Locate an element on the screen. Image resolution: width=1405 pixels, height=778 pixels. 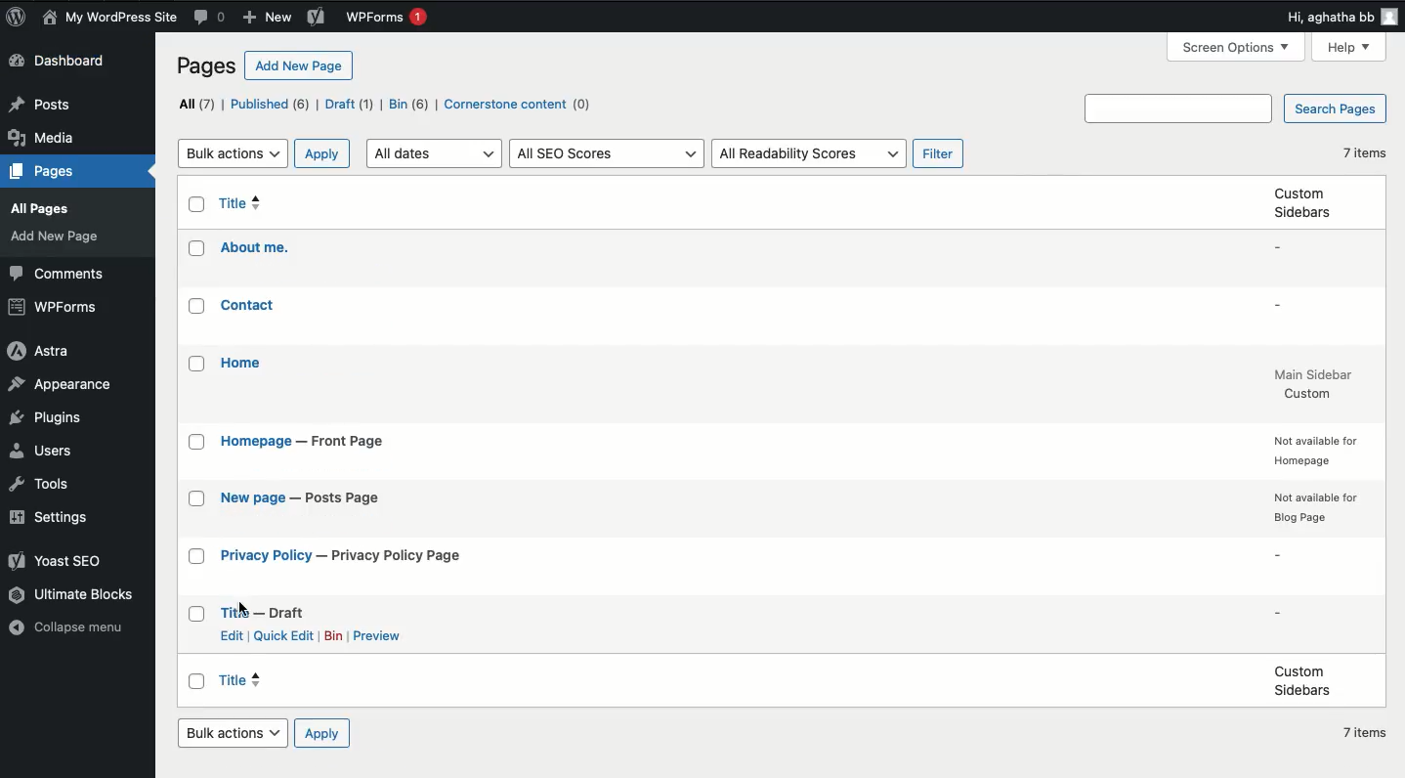
Dashboard is located at coordinates (62, 63).